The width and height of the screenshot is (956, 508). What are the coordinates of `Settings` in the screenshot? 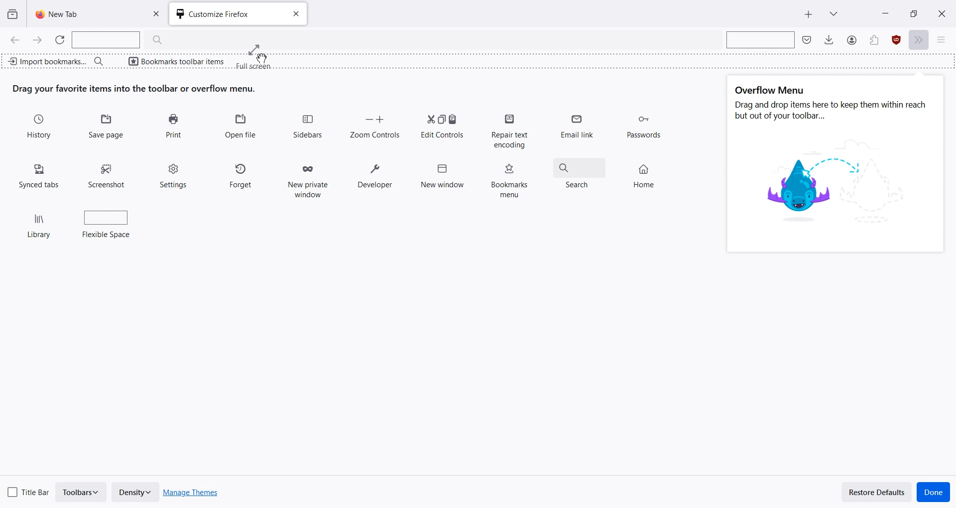 It's located at (175, 175).